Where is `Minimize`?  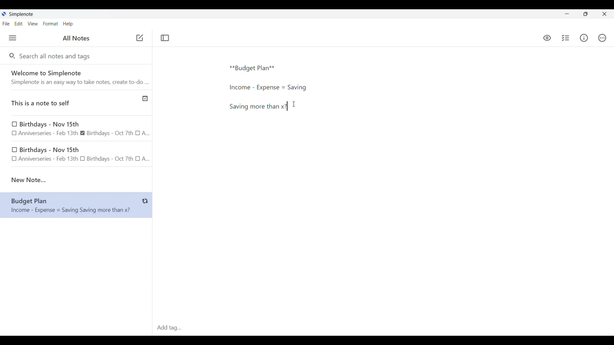
Minimize is located at coordinates (567, 14).